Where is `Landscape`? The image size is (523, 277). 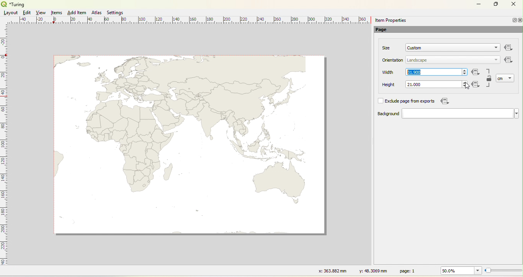
Landscape is located at coordinates (417, 60).